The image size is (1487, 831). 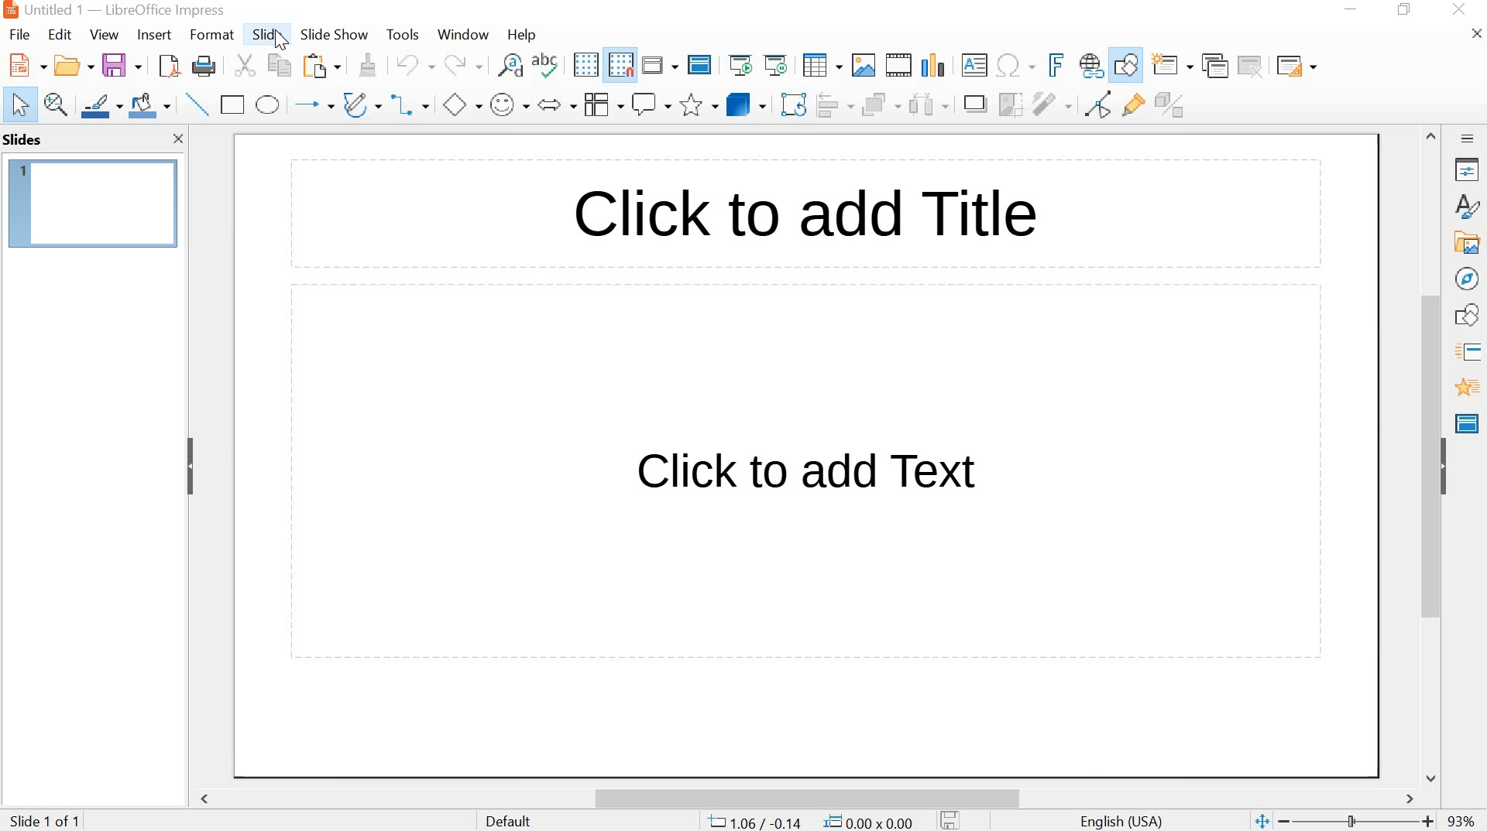 I want to click on Insert frontwork text, so click(x=1051, y=65).